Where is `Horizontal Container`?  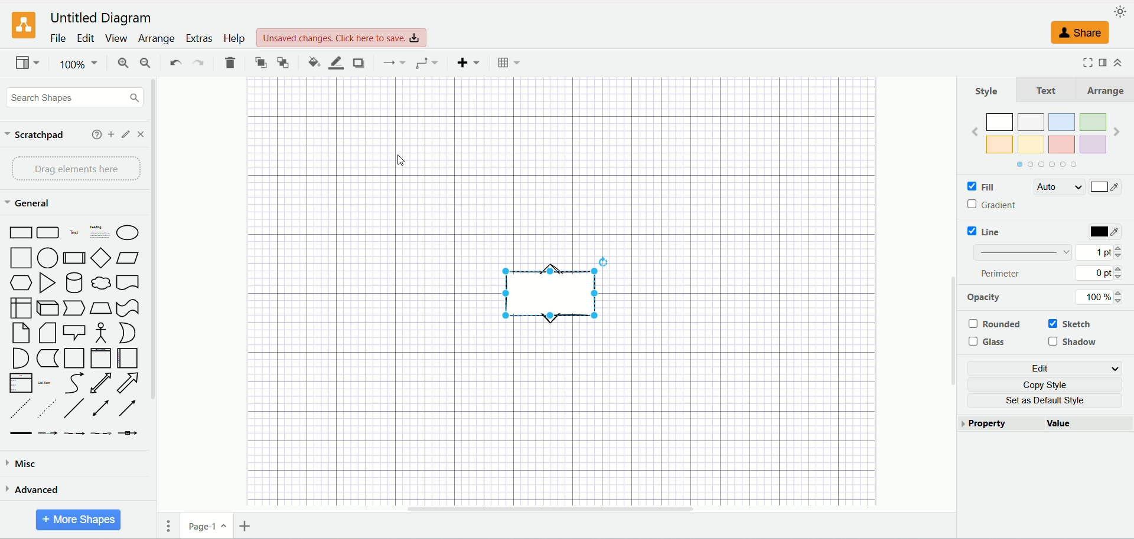 Horizontal Container is located at coordinates (130, 358).